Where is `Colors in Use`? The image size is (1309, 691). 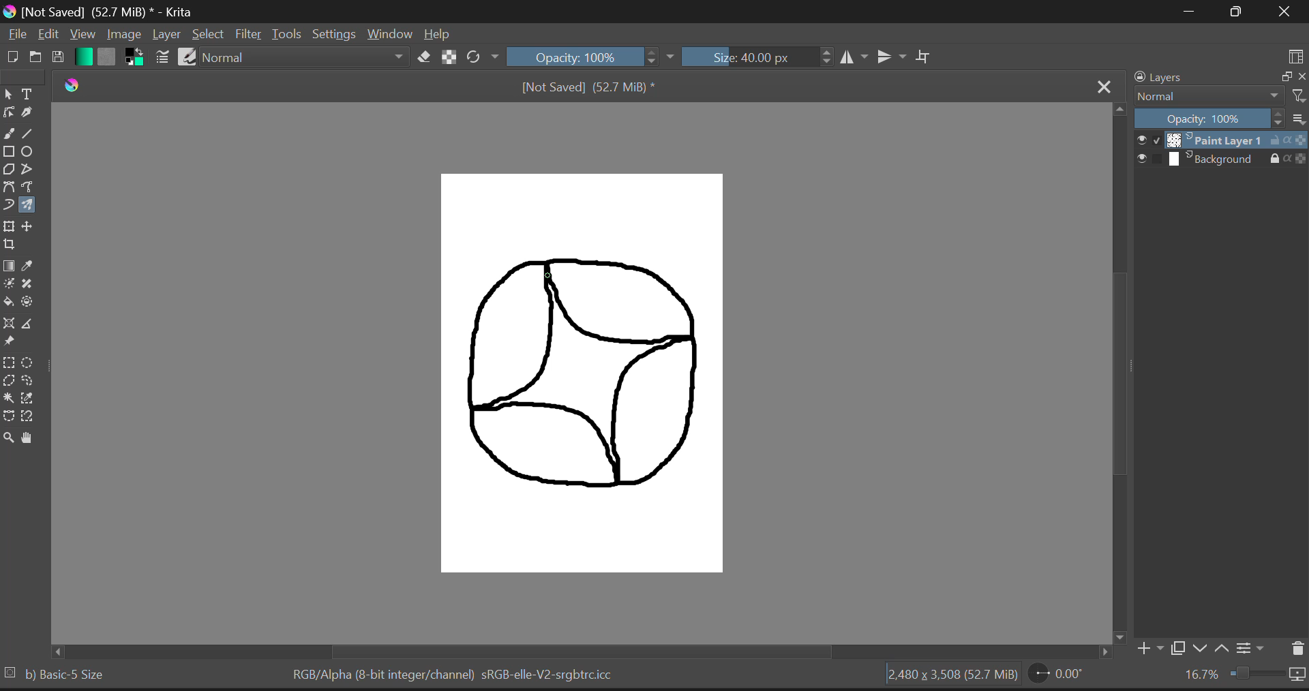 Colors in Use is located at coordinates (134, 57).